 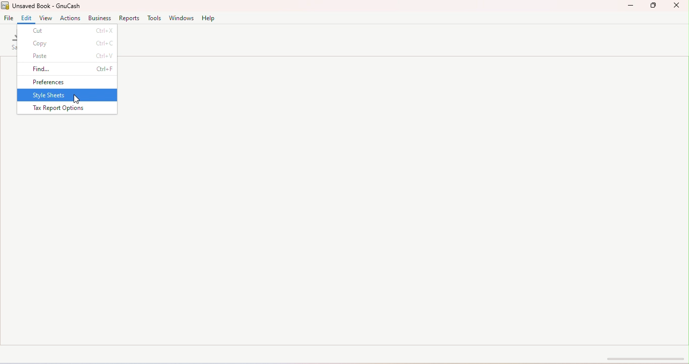 I want to click on Minimize, so click(x=633, y=6).